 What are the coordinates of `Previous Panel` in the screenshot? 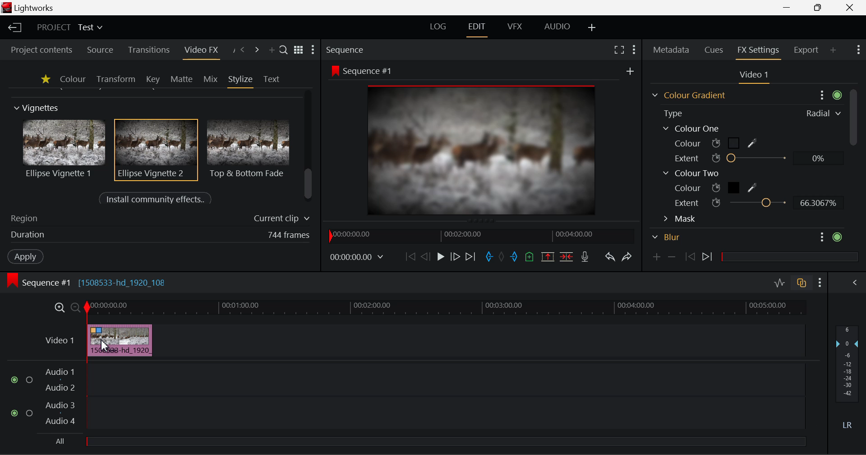 It's located at (243, 50).